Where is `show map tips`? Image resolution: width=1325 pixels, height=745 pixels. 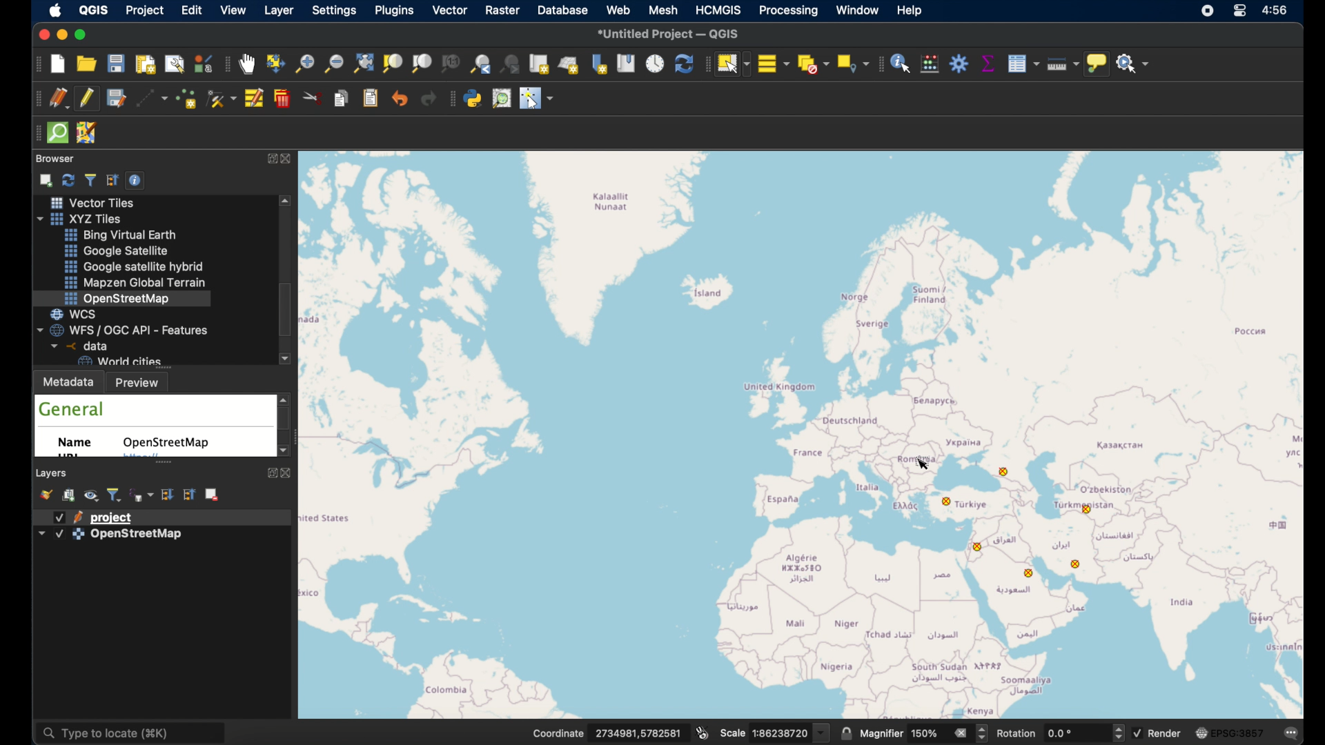 show map tips is located at coordinates (1097, 65).